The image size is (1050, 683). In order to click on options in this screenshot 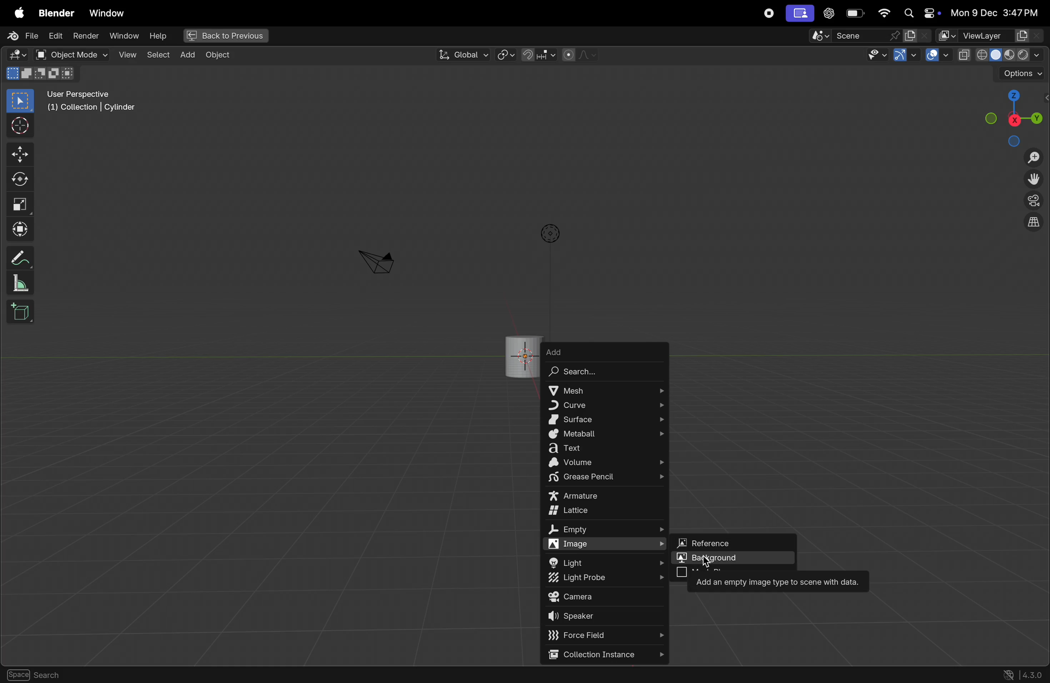, I will do `click(1020, 73)`.